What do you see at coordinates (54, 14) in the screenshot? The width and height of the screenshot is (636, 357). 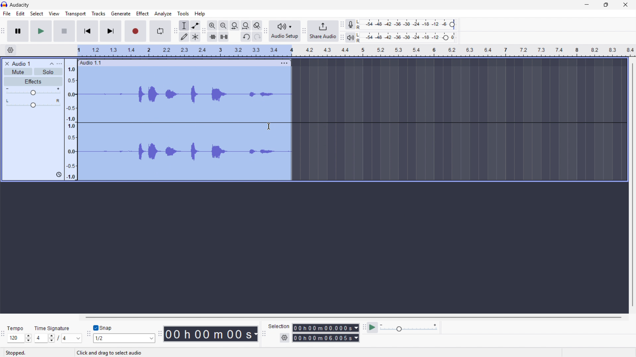 I see `View ` at bounding box center [54, 14].